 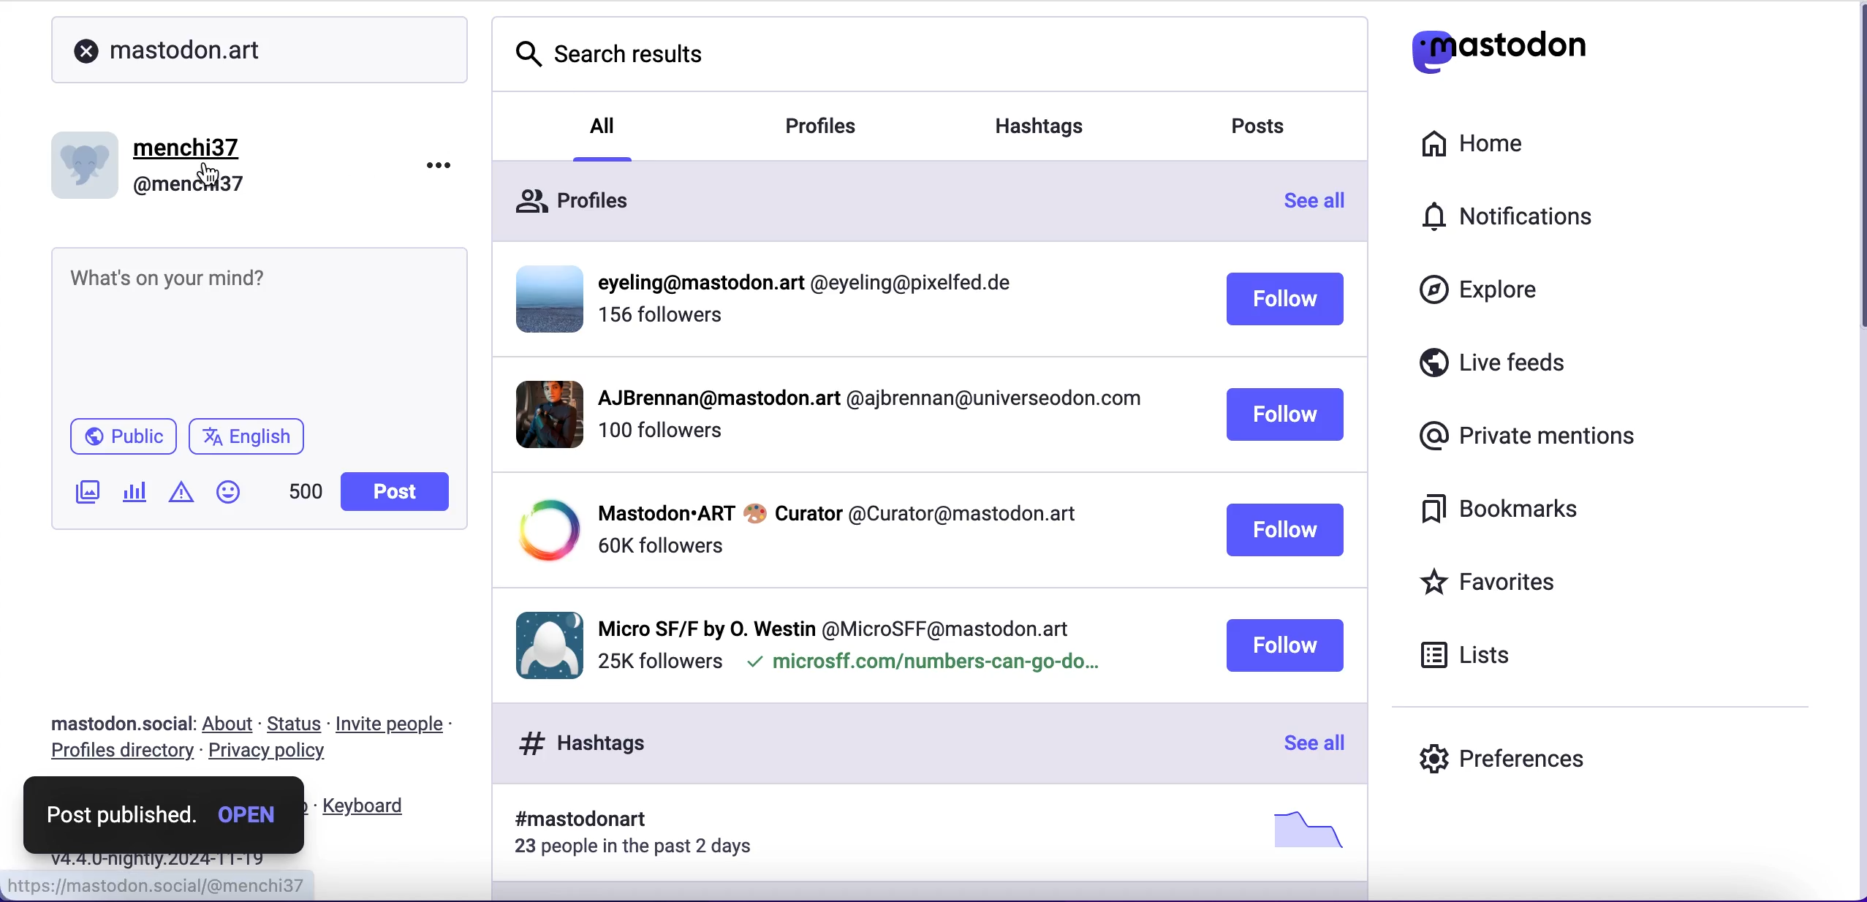 What do you see at coordinates (118, 436) in the screenshot?
I see `public` at bounding box center [118, 436].